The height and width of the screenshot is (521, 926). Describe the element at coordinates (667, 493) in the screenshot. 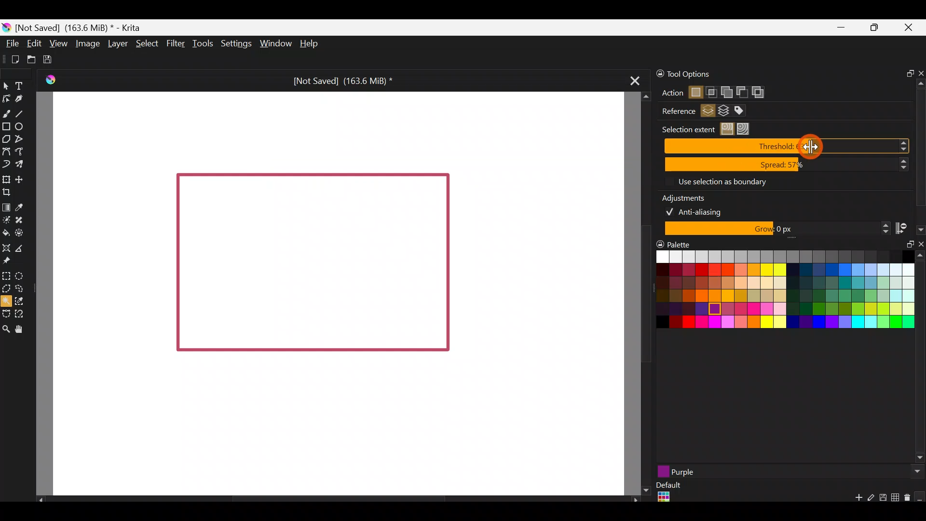

I see `Default` at that location.